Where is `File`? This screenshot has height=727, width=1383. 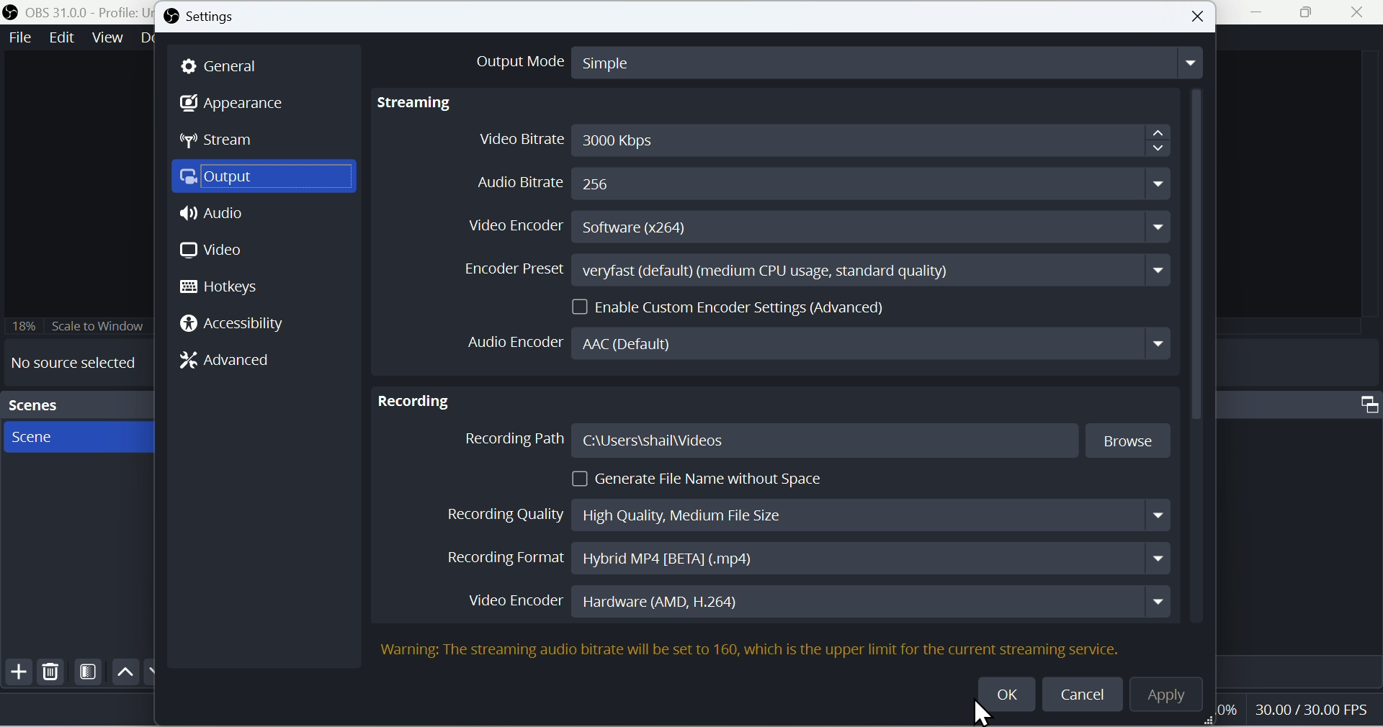 File is located at coordinates (19, 38).